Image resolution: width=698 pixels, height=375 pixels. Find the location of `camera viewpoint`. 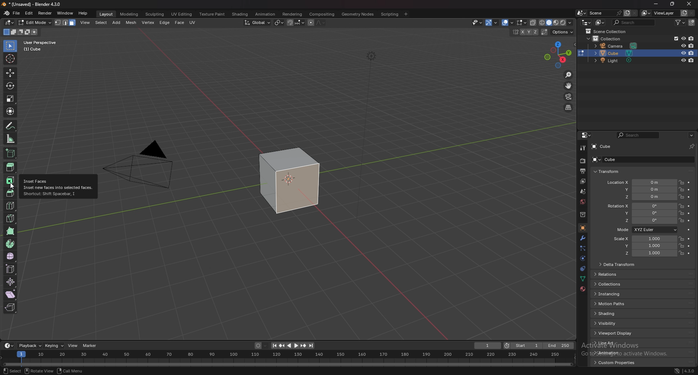

camera viewpoint is located at coordinates (568, 97).